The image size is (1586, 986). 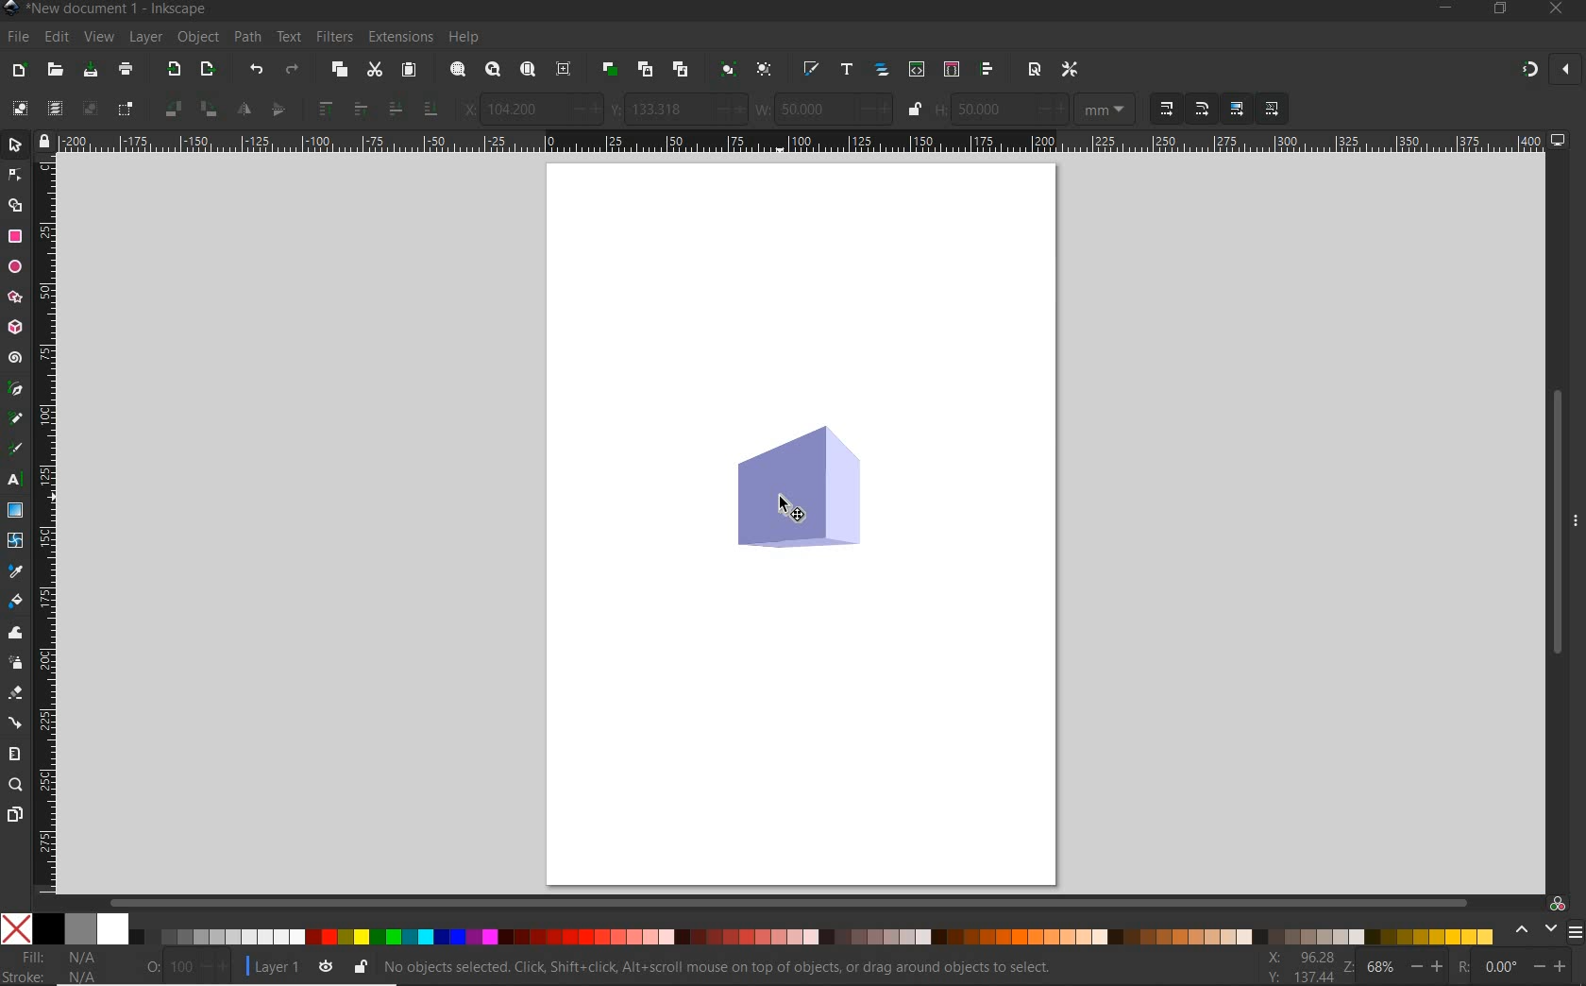 I want to click on open selectors, so click(x=951, y=68).